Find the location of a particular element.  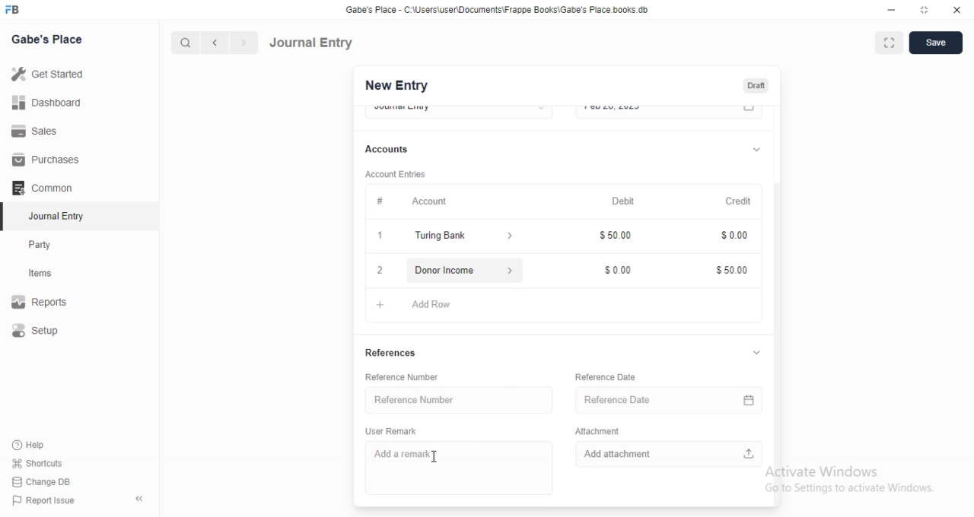

collapse is located at coordinates (756, 147).